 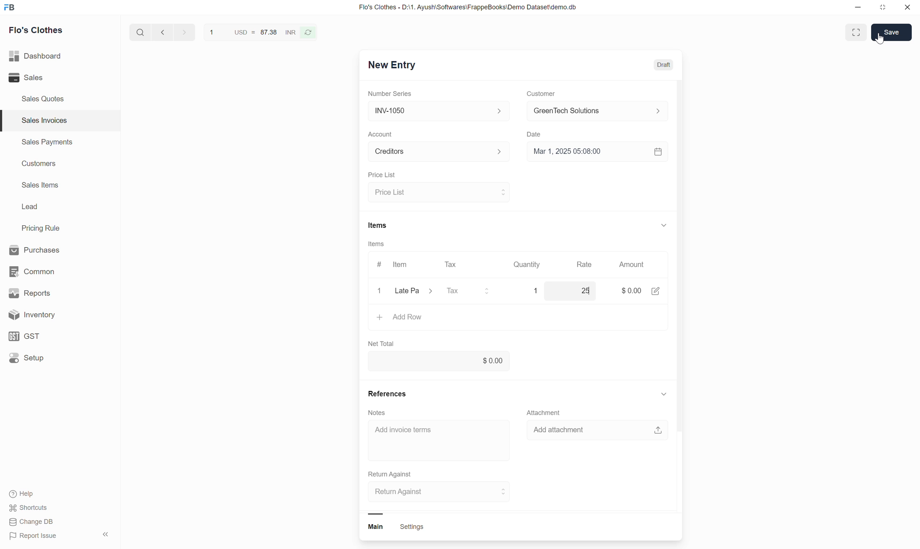 I want to click on settings, so click(x=412, y=528).